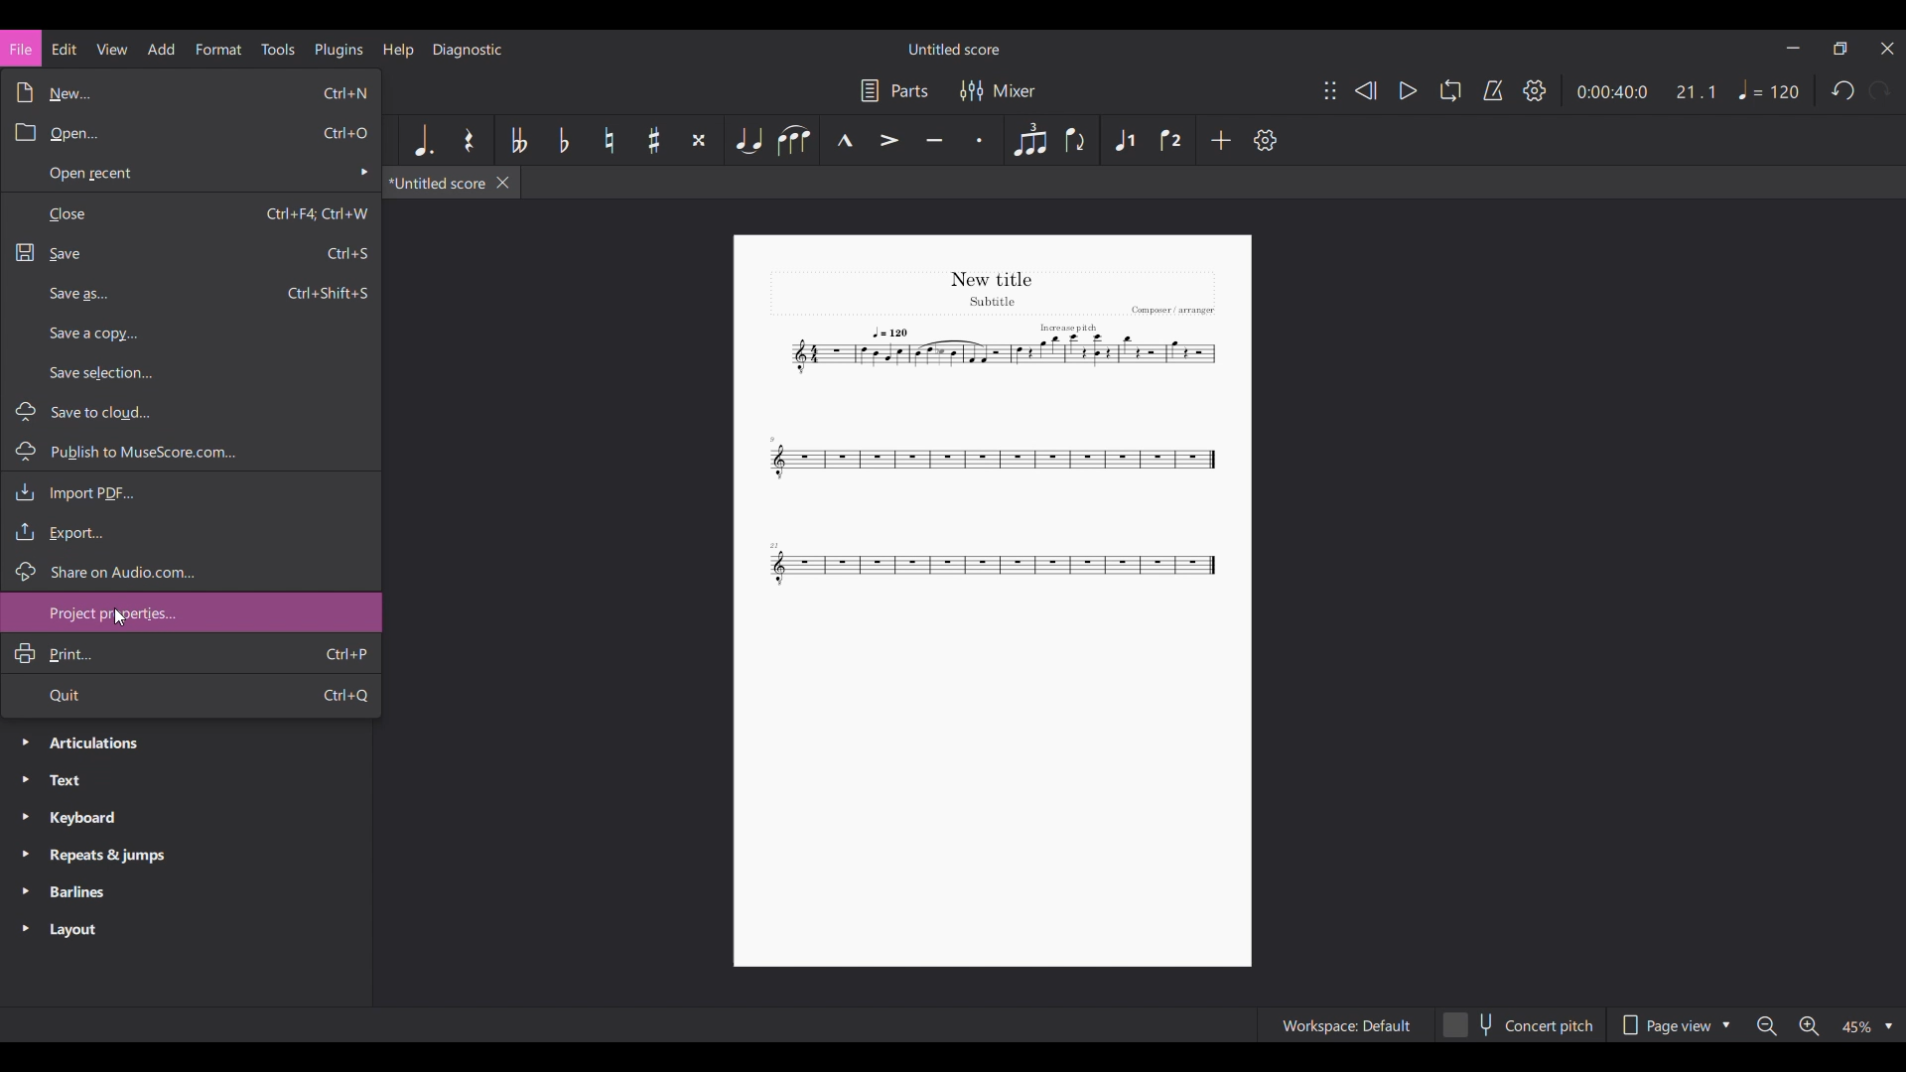 The height and width of the screenshot is (1072, 1906). What do you see at coordinates (845, 140) in the screenshot?
I see `Marcato` at bounding box center [845, 140].